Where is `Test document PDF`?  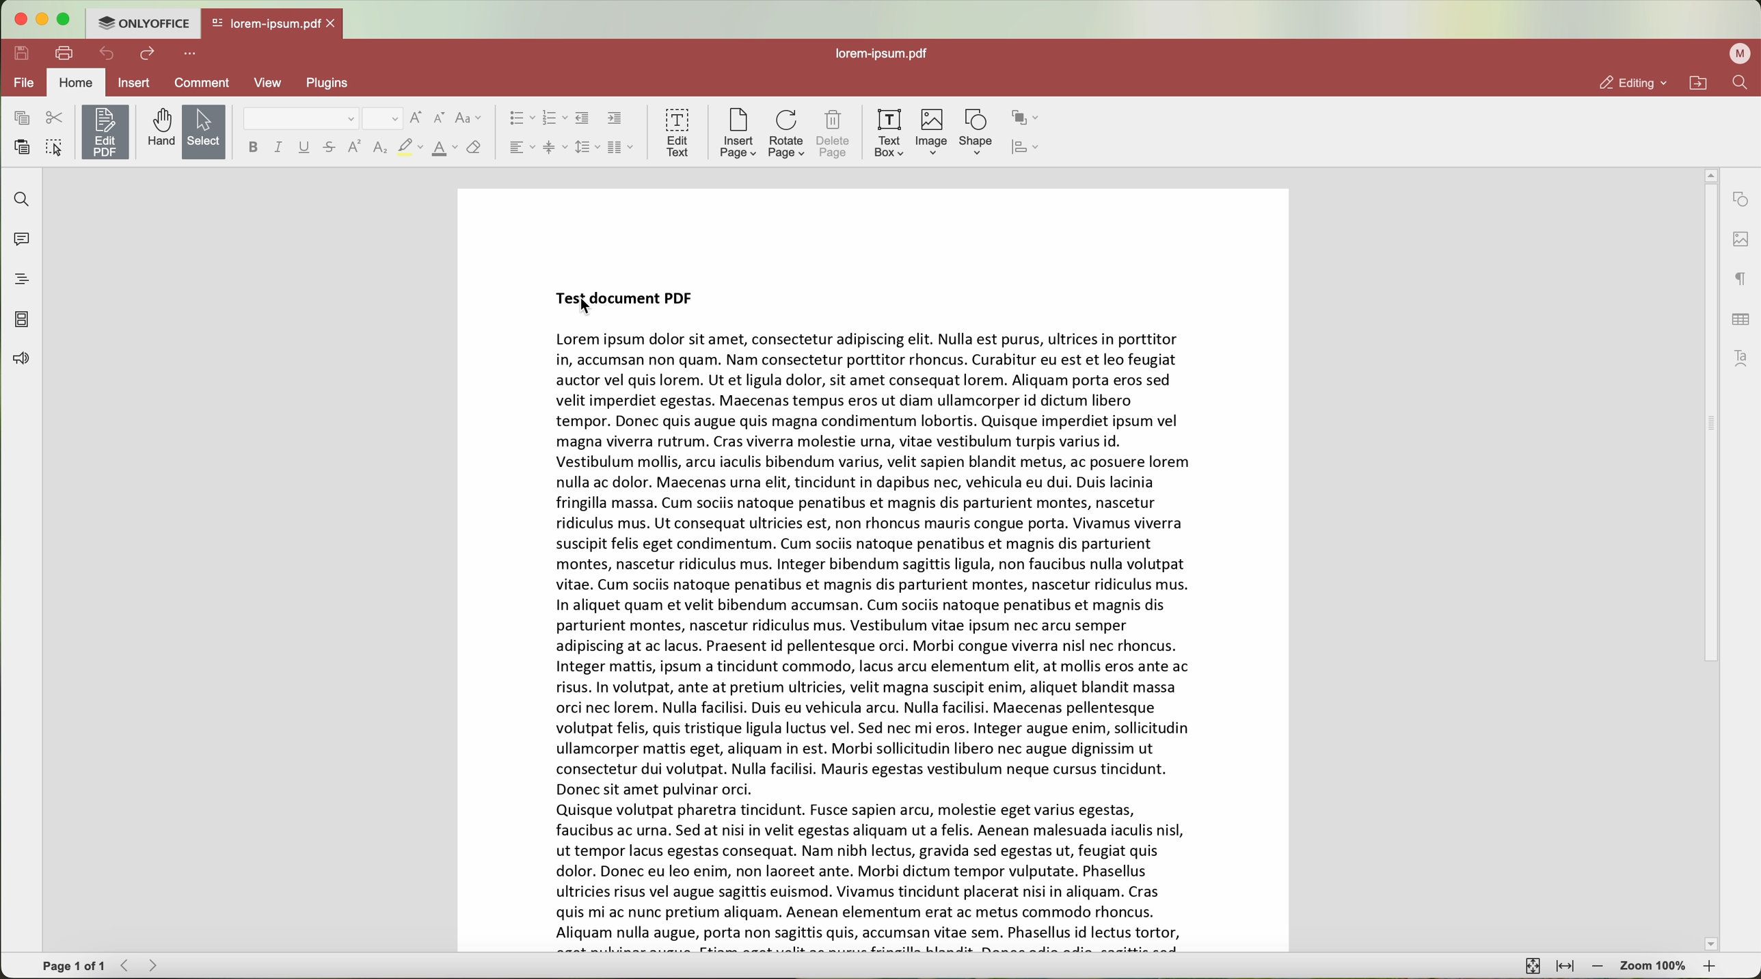
Test document PDF is located at coordinates (886, 571).